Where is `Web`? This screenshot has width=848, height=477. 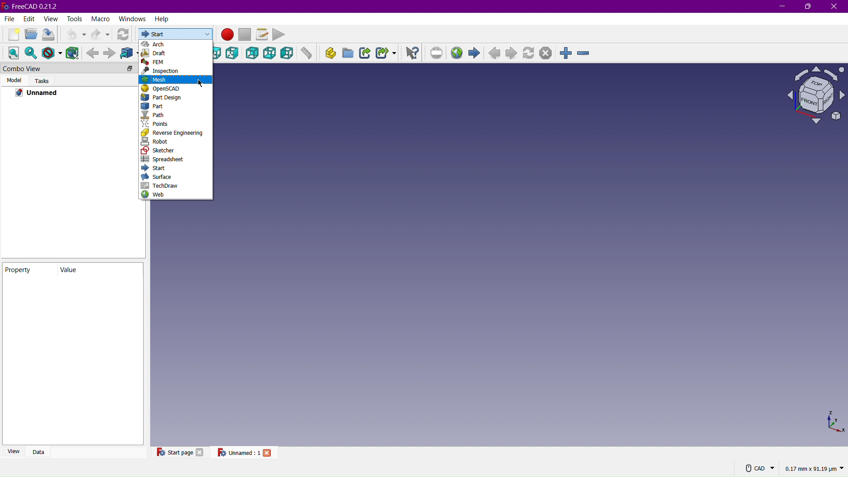 Web is located at coordinates (158, 194).